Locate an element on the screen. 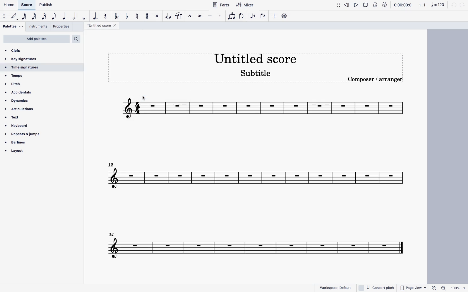 The image size is (468, 292). mixer is located at coordinates (246, 4).